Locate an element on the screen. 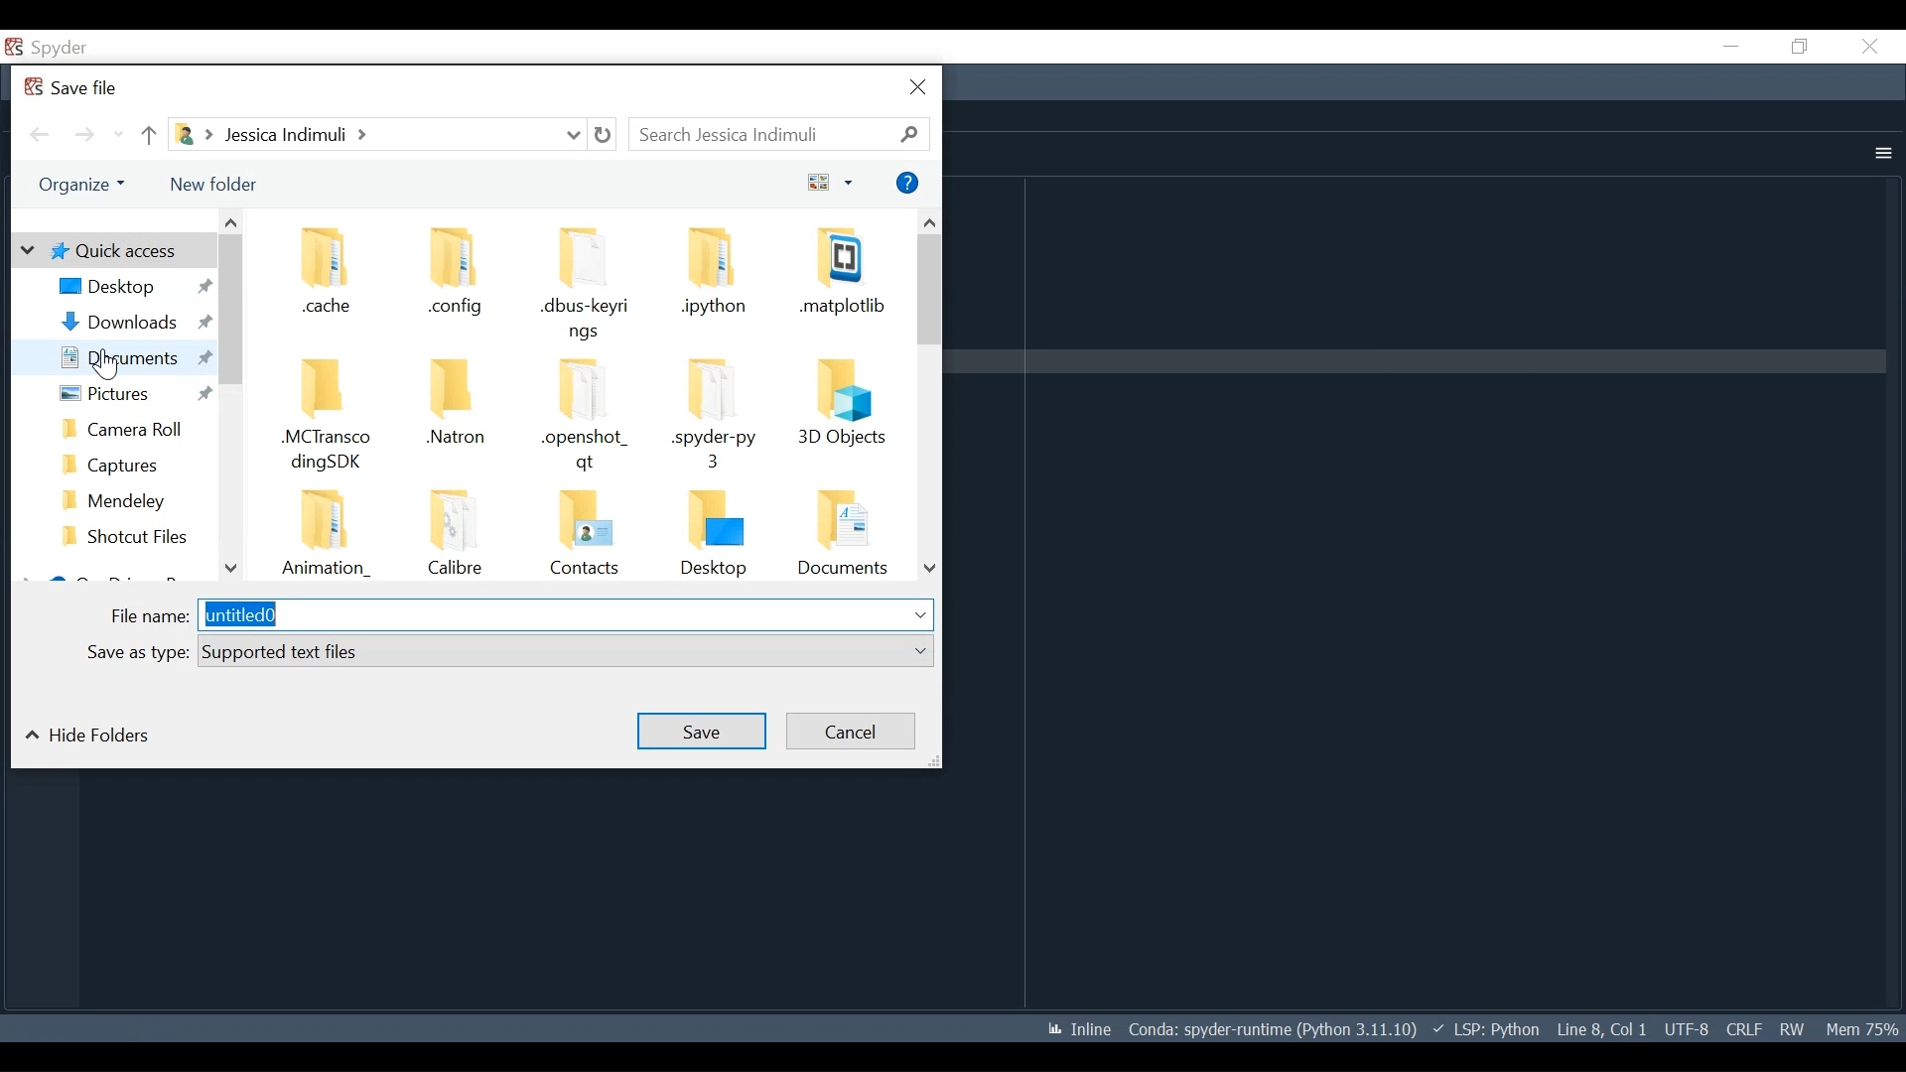 The height and width of the screenshot is (1072, 1906). Scroll up is located at coordinates (231, 222).